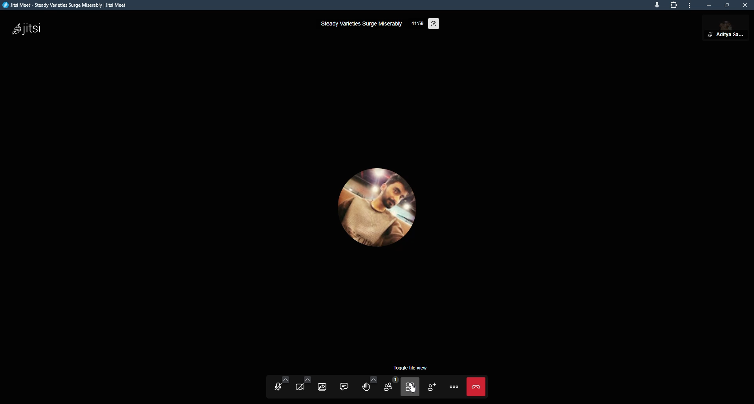  Describe the element at coordinates (709, 35) in the screenshot. I see `mute` at that location.